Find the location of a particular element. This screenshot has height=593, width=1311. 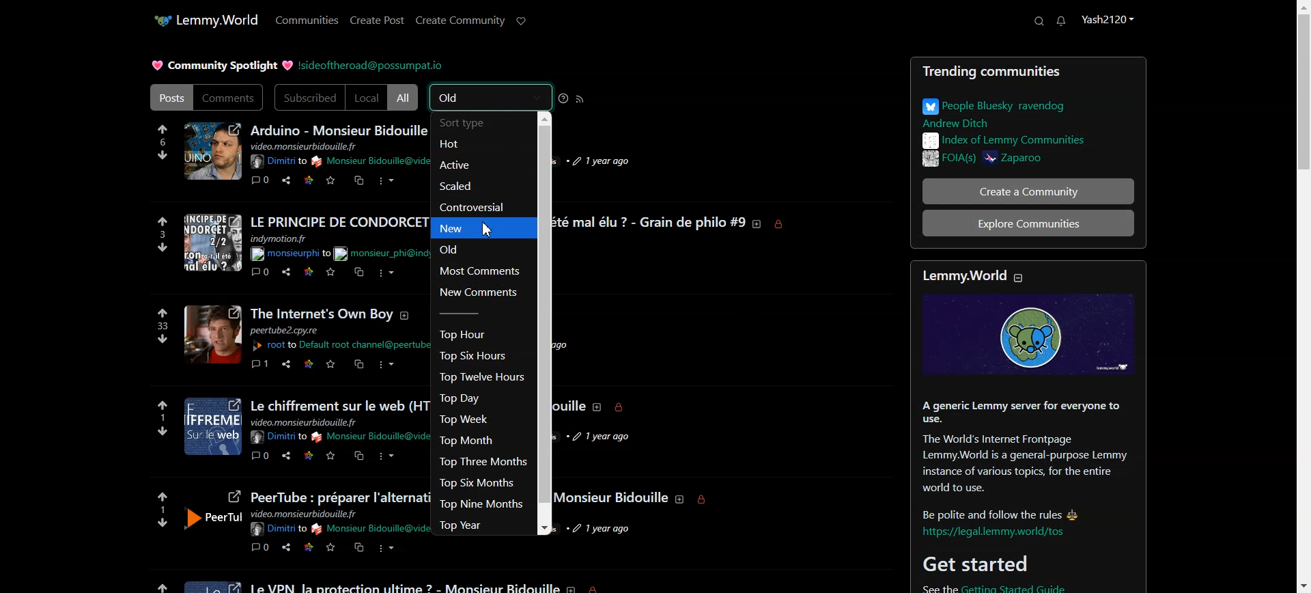

Active is located at coordinates (472, 165).